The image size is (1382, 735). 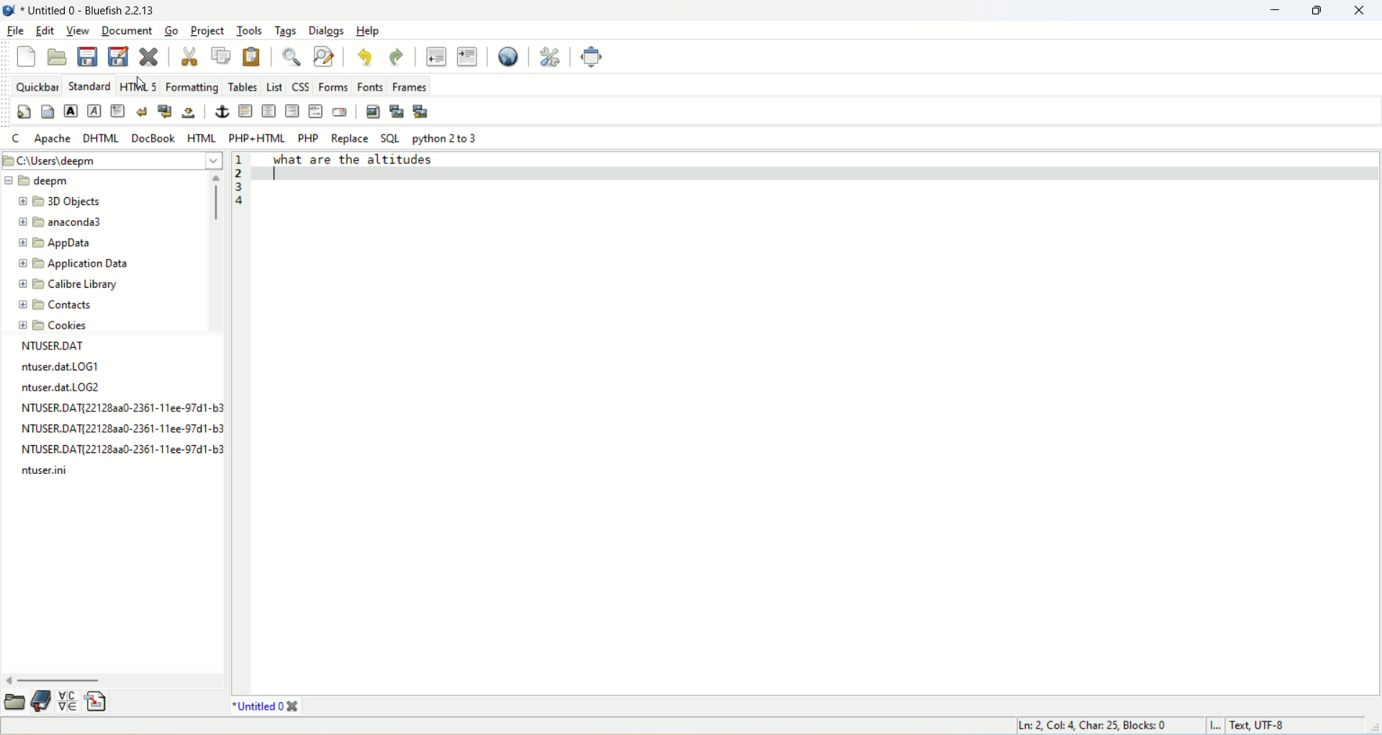 What do you see at coordinates (100, 701) in the screenshot?
I see `insert file` at bounding box center [100, 701].